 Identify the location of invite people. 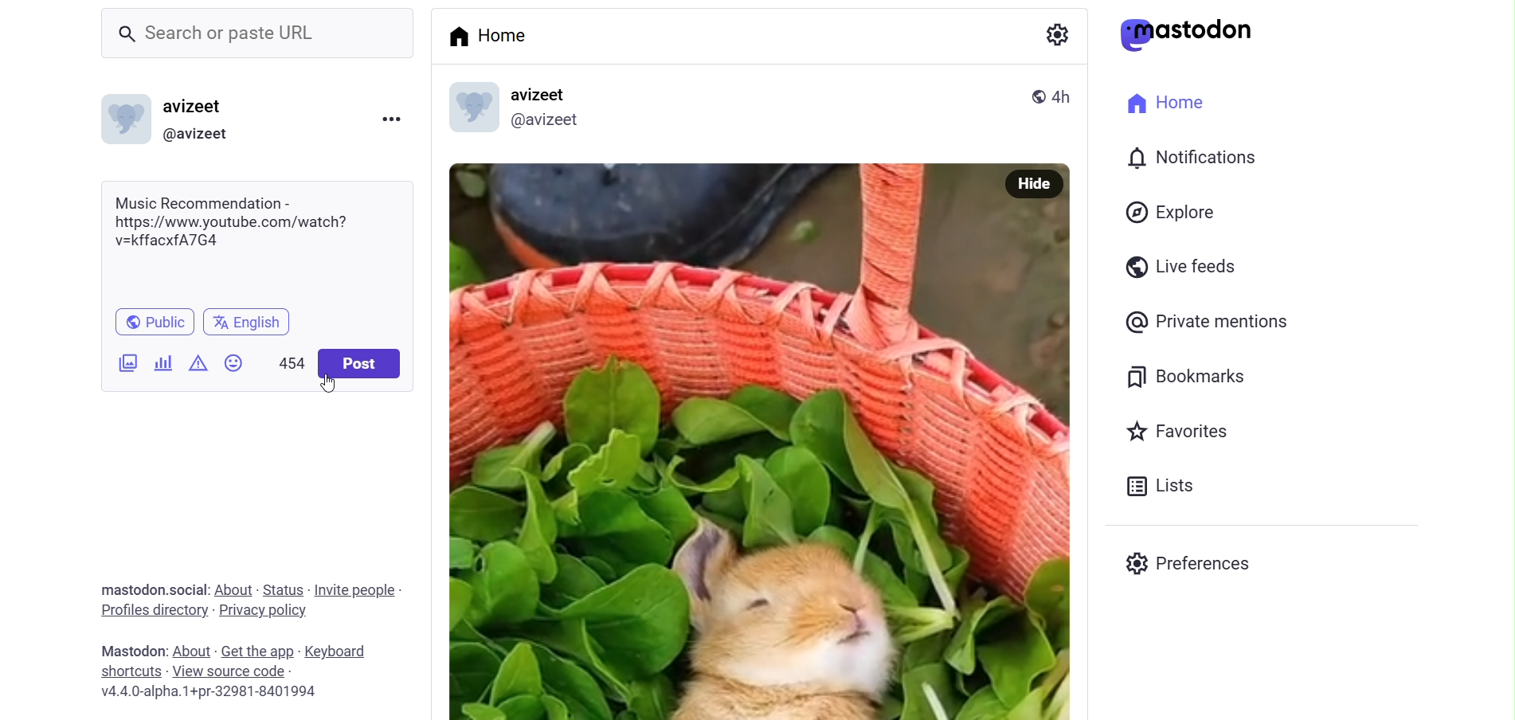
(360, 588).